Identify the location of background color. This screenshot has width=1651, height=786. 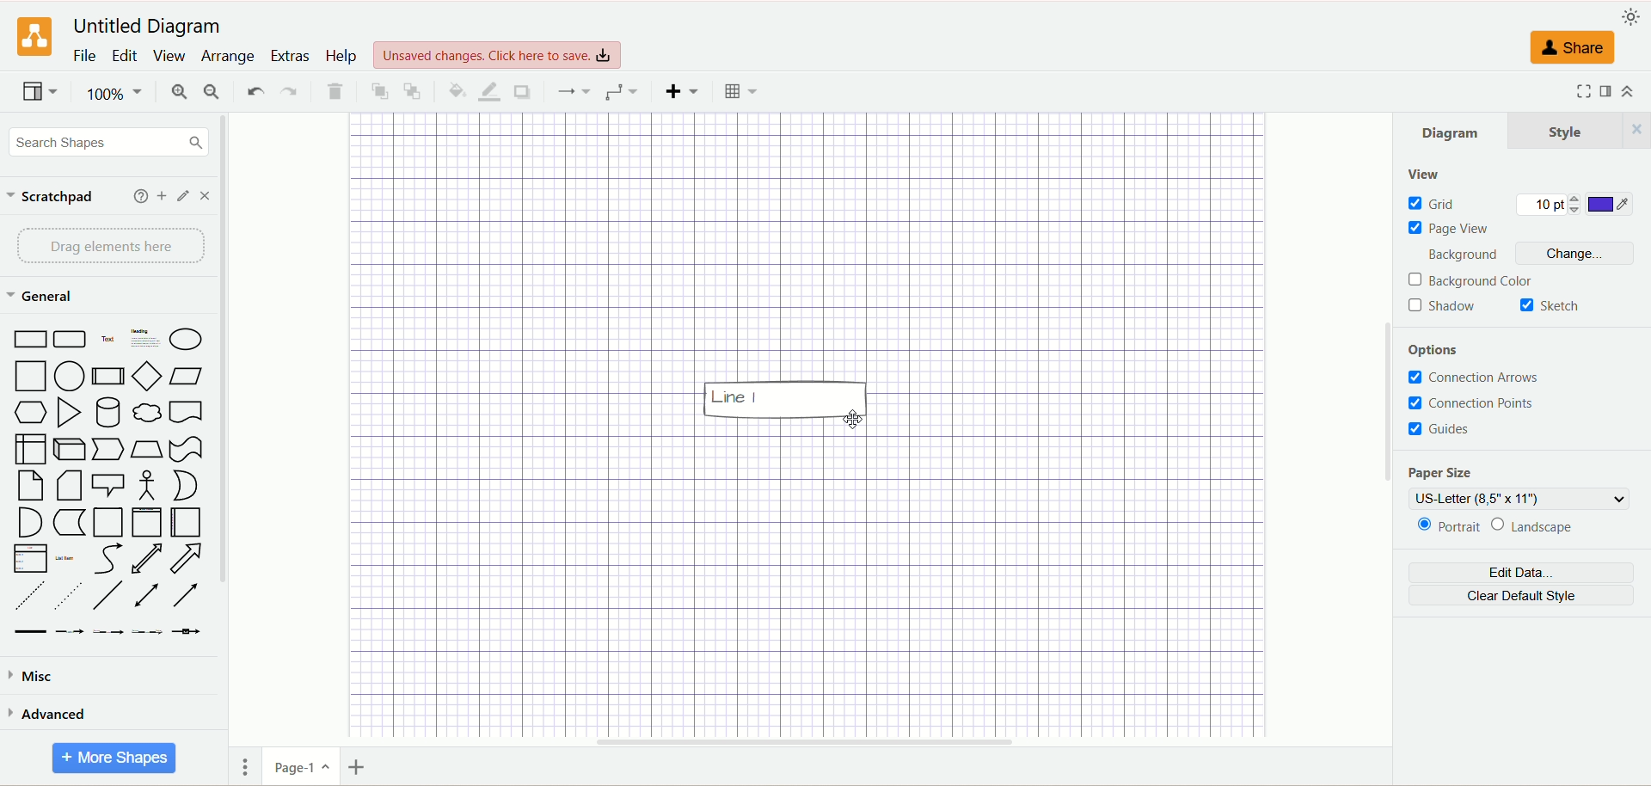
(1471, 281).